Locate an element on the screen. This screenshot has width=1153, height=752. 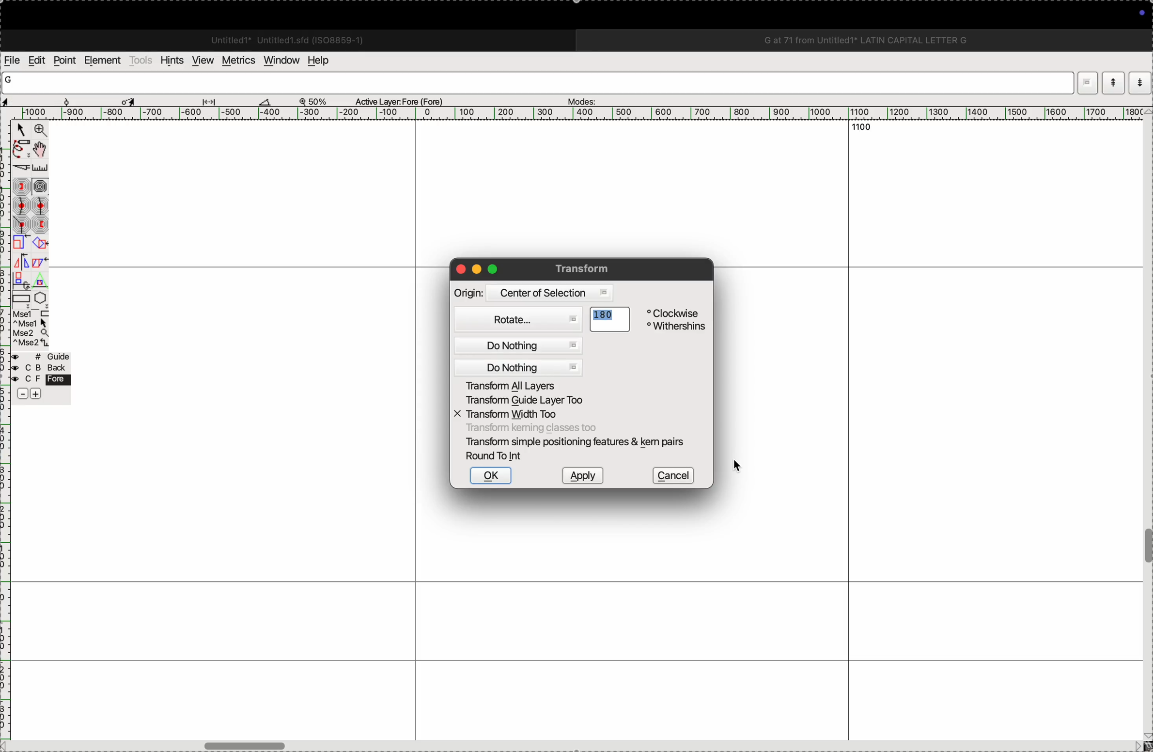
minimize is located at coordinates (476, 268).